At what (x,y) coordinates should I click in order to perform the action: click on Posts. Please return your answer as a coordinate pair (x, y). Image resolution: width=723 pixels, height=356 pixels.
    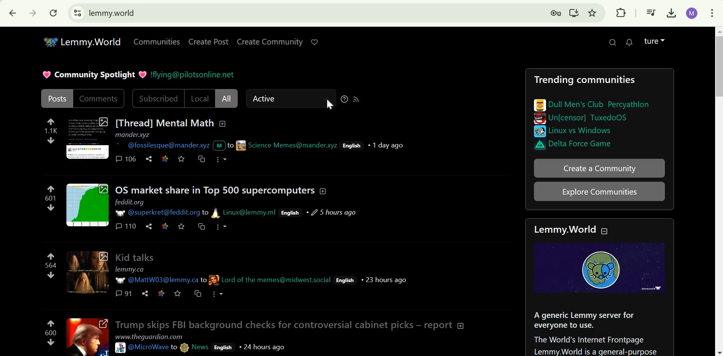
    Looking at the image, I should click on (57, 98).